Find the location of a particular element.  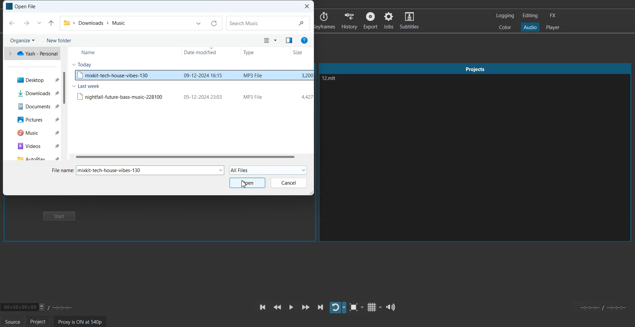

Player is located at coordinates (553, 27).